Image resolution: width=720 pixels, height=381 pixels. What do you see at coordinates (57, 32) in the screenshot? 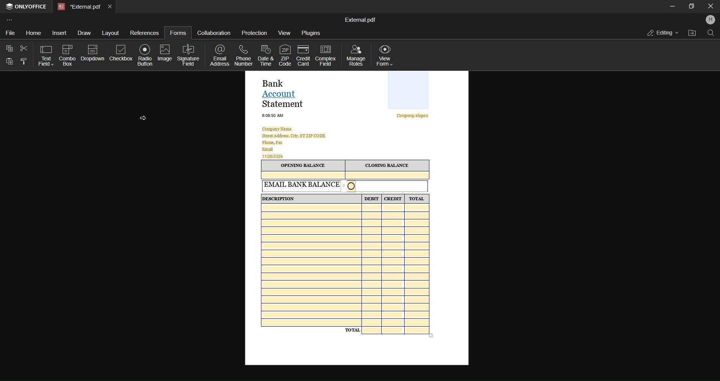
I see `insert` at bounding box center [57, 32].